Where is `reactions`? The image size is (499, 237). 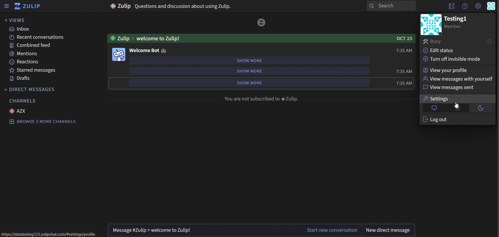
reactions is located at coordinates (26, 62).